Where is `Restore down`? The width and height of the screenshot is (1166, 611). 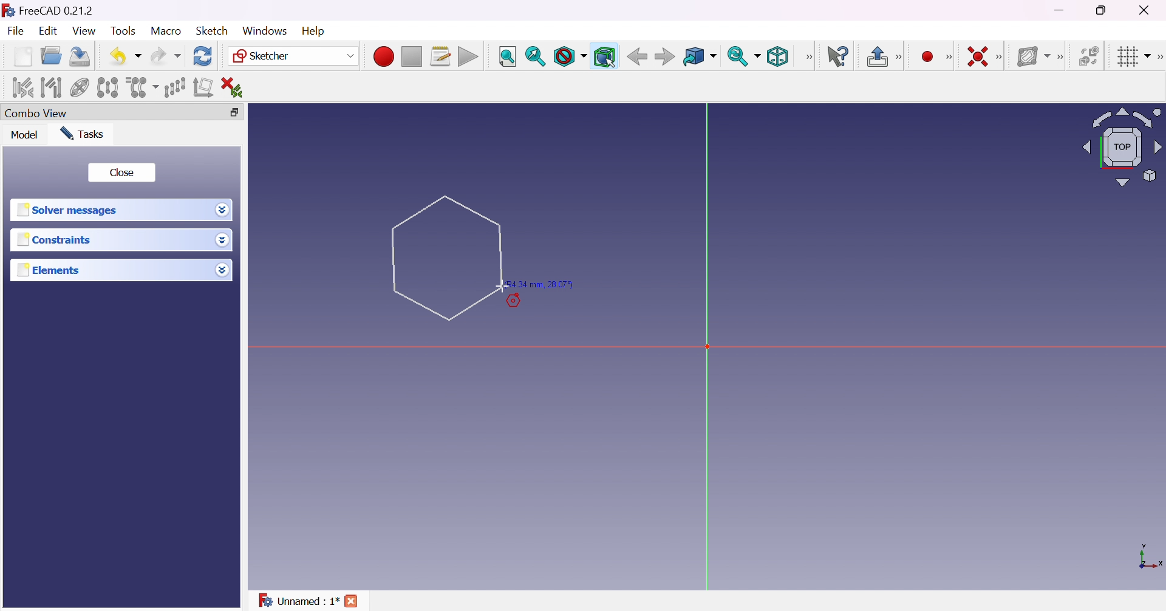 Restore down is located at coordinates (240, 112).